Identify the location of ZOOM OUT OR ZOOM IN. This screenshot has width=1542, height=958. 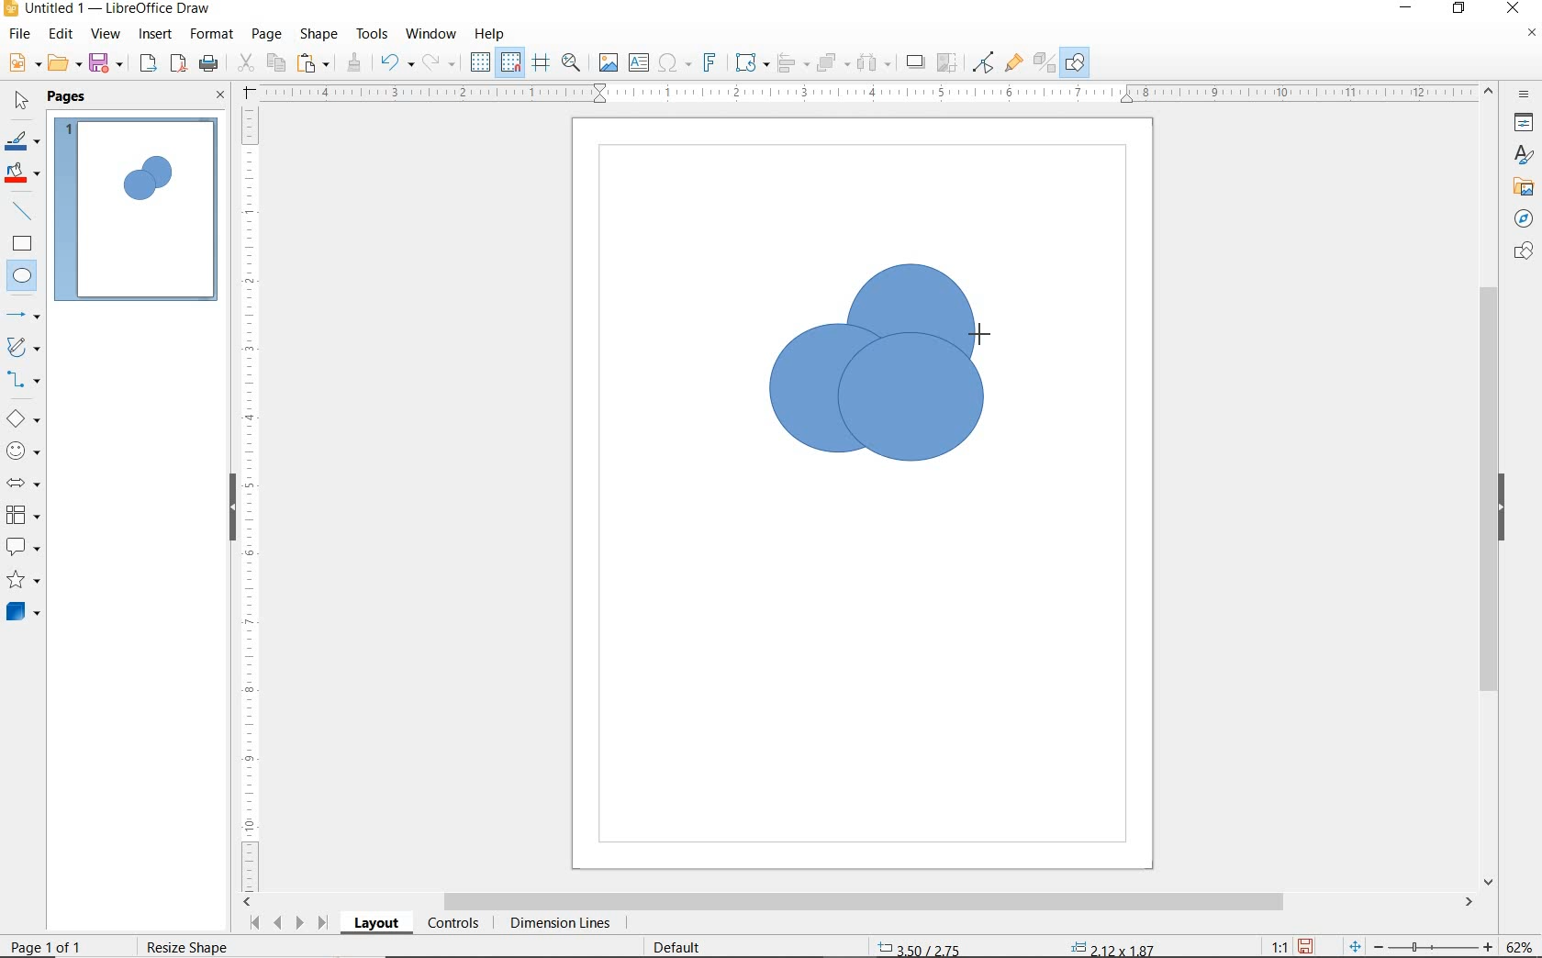
(1421, 947).